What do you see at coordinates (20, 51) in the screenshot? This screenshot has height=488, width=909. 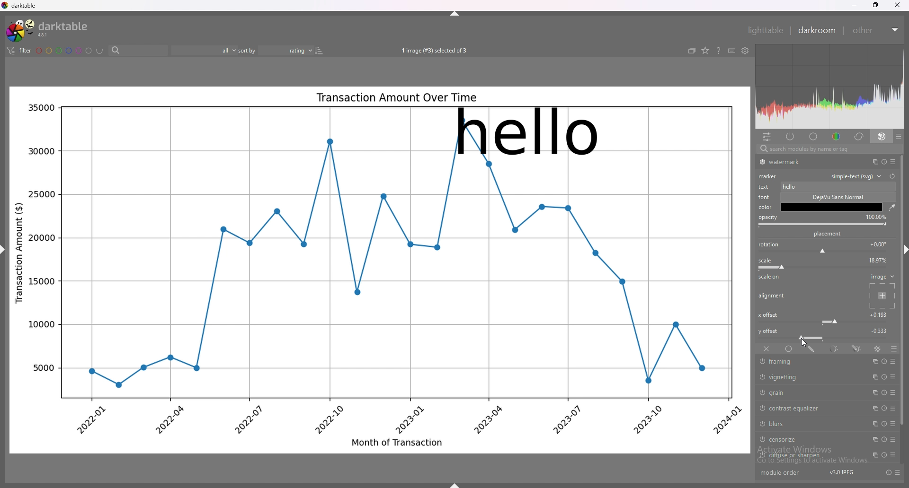 I see `filter` at bounding box center [20, 51].